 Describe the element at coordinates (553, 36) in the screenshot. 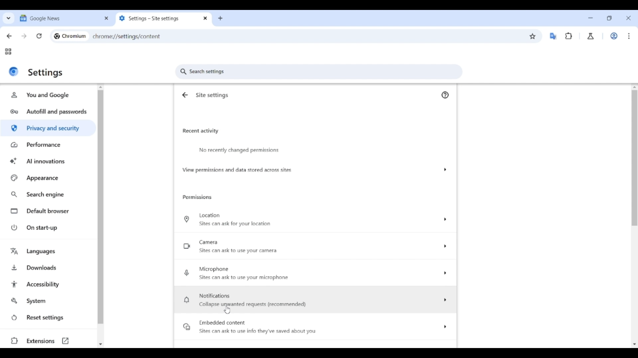

I see `Google translator extension` at that location.